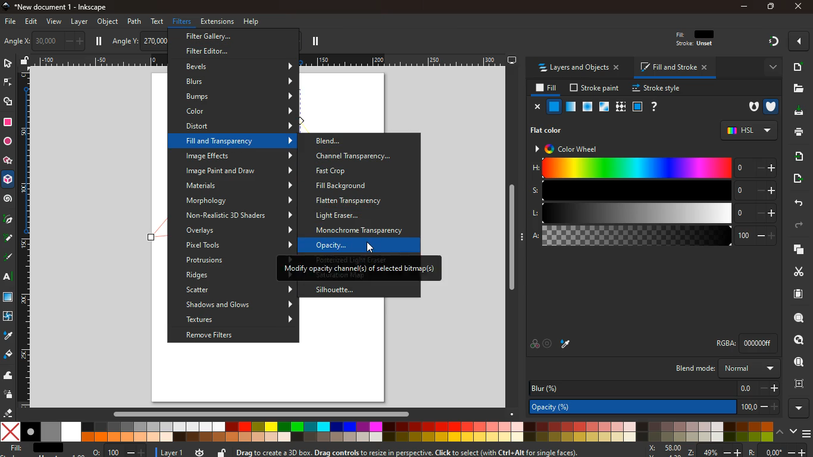 Image resolution: width=813 pixels, height=457 pixels. What do you see at coordinates (798, 67) in the screenshot?
I see `new` at bounding box center [798, 67].